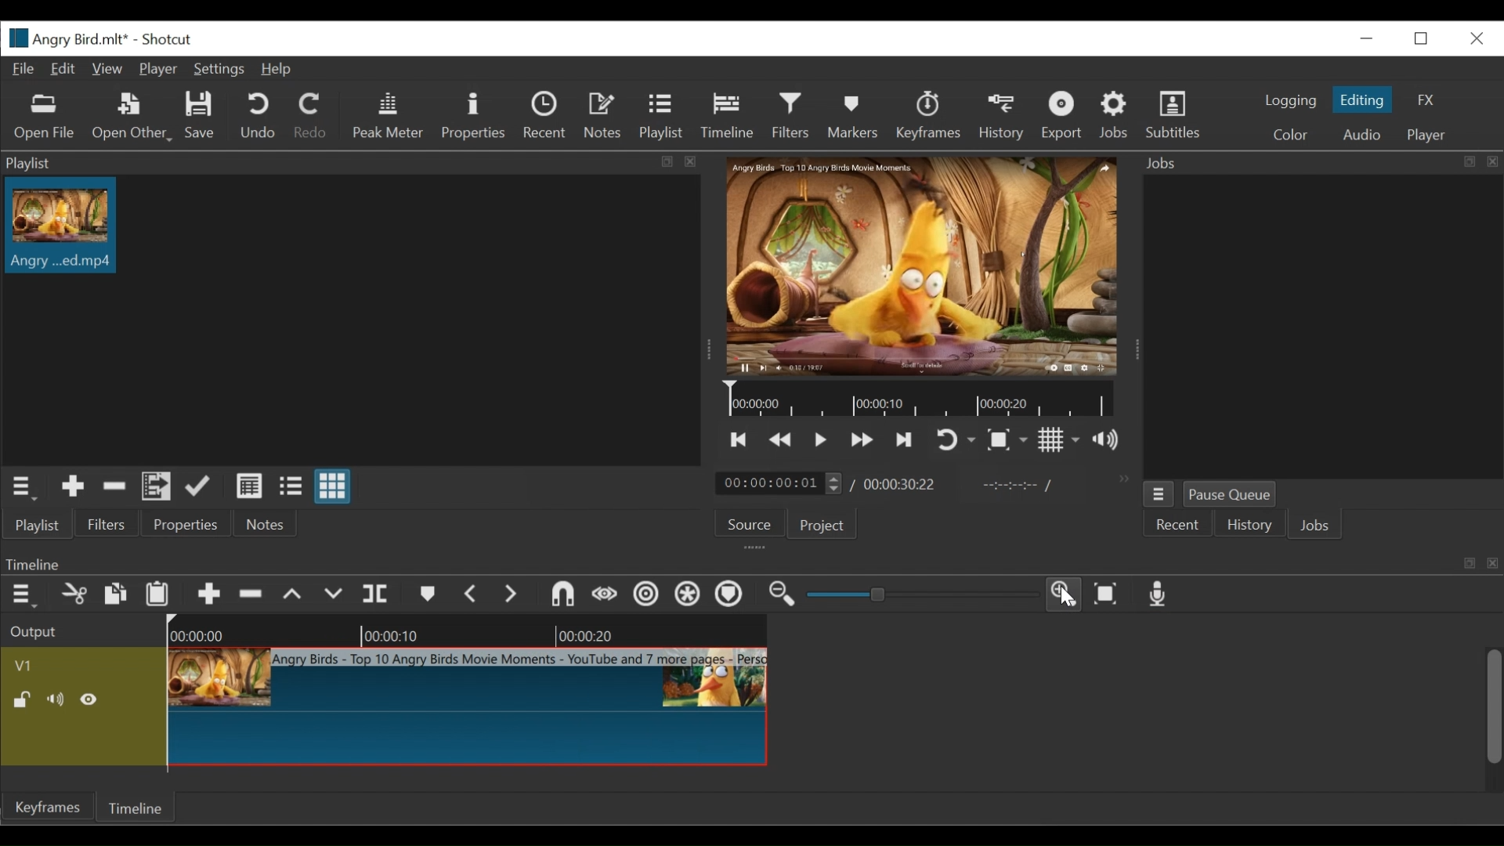 This screenshot has width=1504, height=846. Describe the element at coordinates (220, 70) in the screenshot. I see `Settings` at that location.